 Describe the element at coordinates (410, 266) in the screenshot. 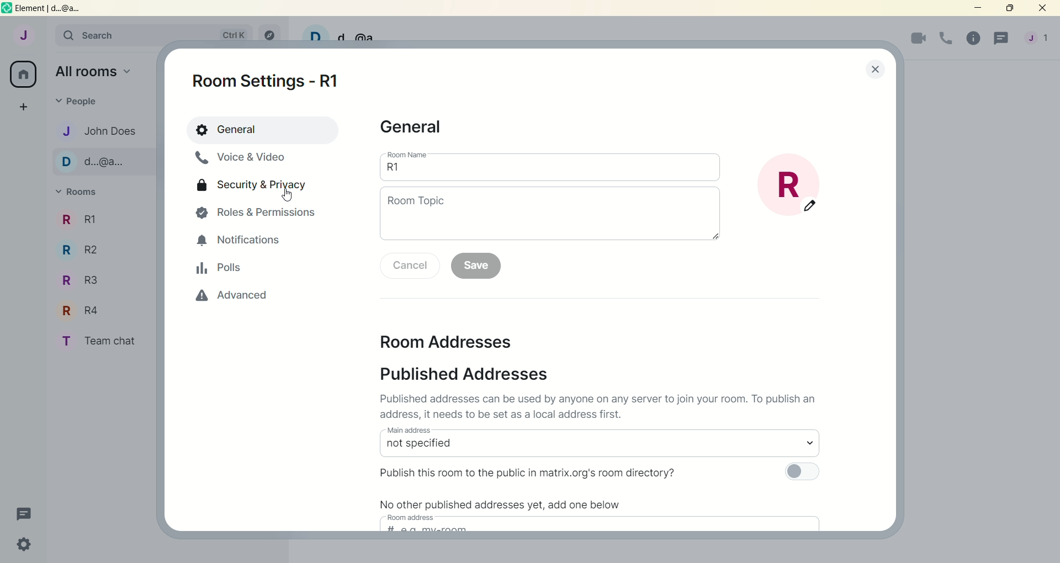

I see `cancel` at that location.